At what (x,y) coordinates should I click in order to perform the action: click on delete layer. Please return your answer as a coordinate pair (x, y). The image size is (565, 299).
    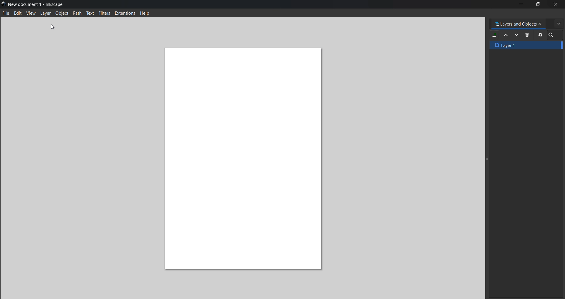
    Looking at the image, I should click on (528, 35).